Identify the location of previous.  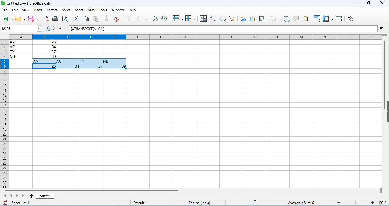
(12, 195).